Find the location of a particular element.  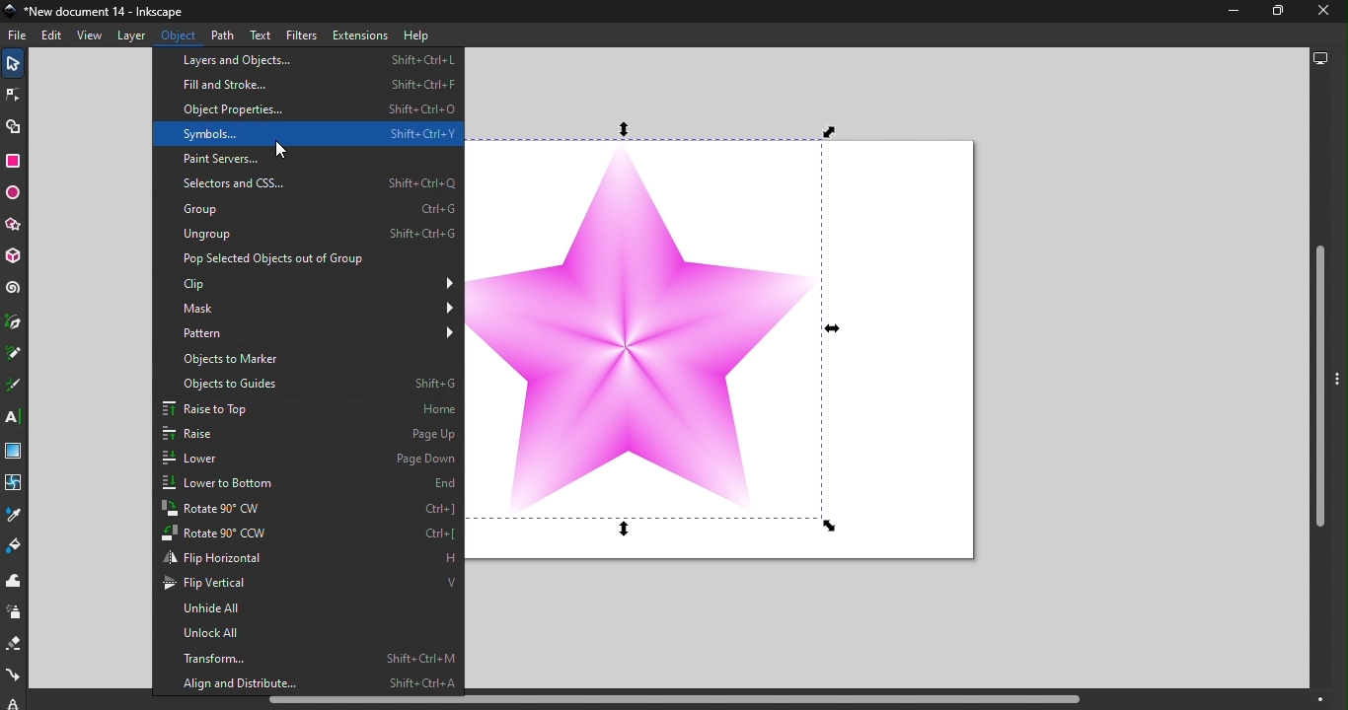

toggle command panel is located at coordinates (1339, 382).